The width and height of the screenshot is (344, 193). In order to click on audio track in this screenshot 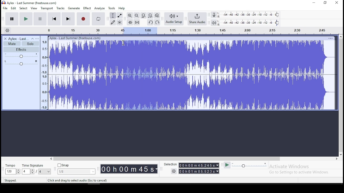, I will do `click(192, 76)`.